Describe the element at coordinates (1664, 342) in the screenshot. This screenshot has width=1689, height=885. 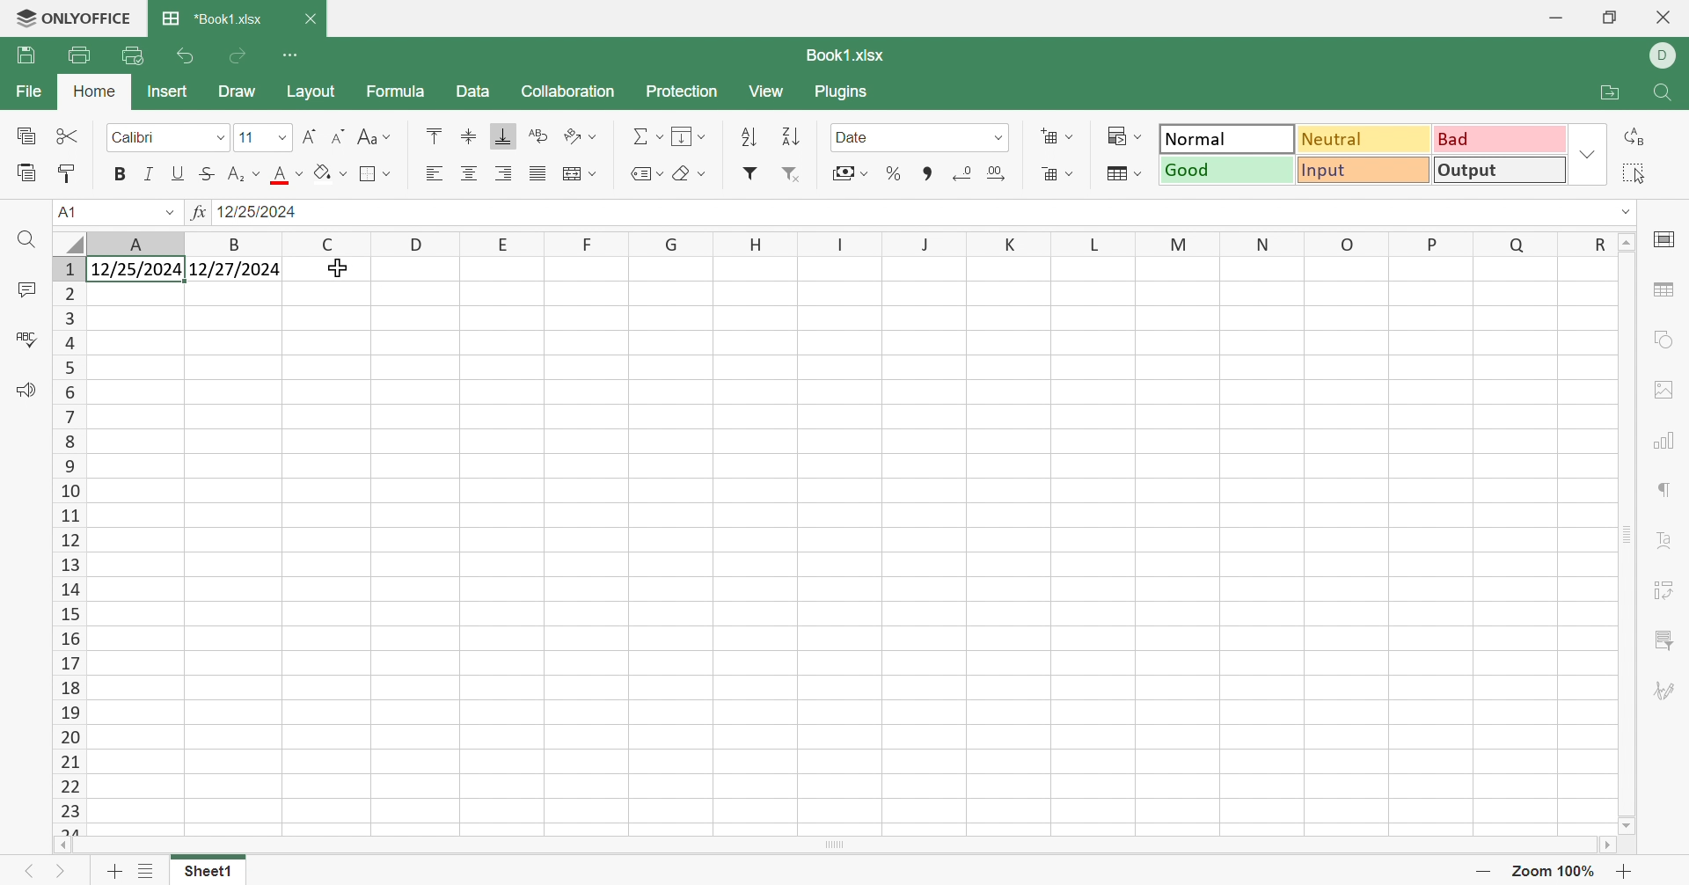
I see `Shape settings` at that location.